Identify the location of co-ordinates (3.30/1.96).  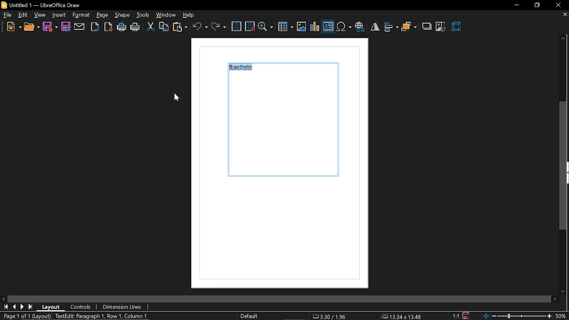
(328, 316).